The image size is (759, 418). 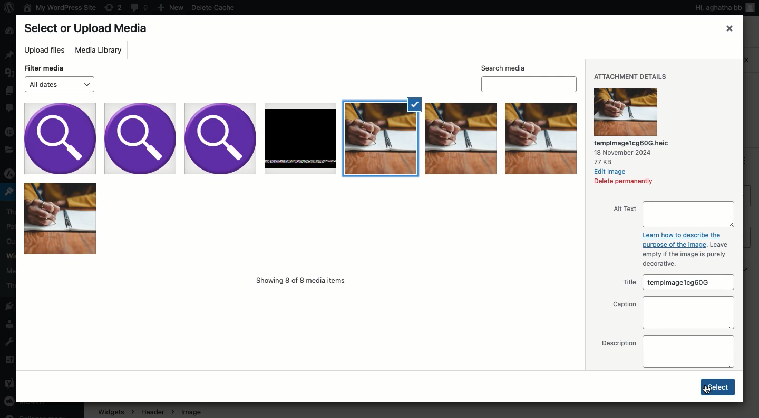 What do you see at coordinates (635, 152) in the screenshot?
I see `Details` at bounding box center [635, 152].